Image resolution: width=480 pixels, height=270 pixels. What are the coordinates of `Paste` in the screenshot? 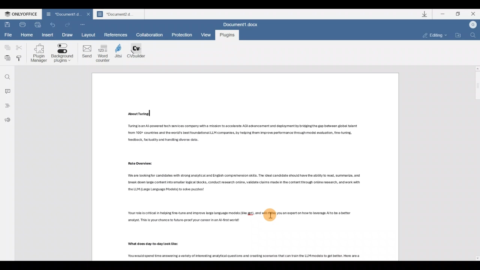 It's located at (6, 58).